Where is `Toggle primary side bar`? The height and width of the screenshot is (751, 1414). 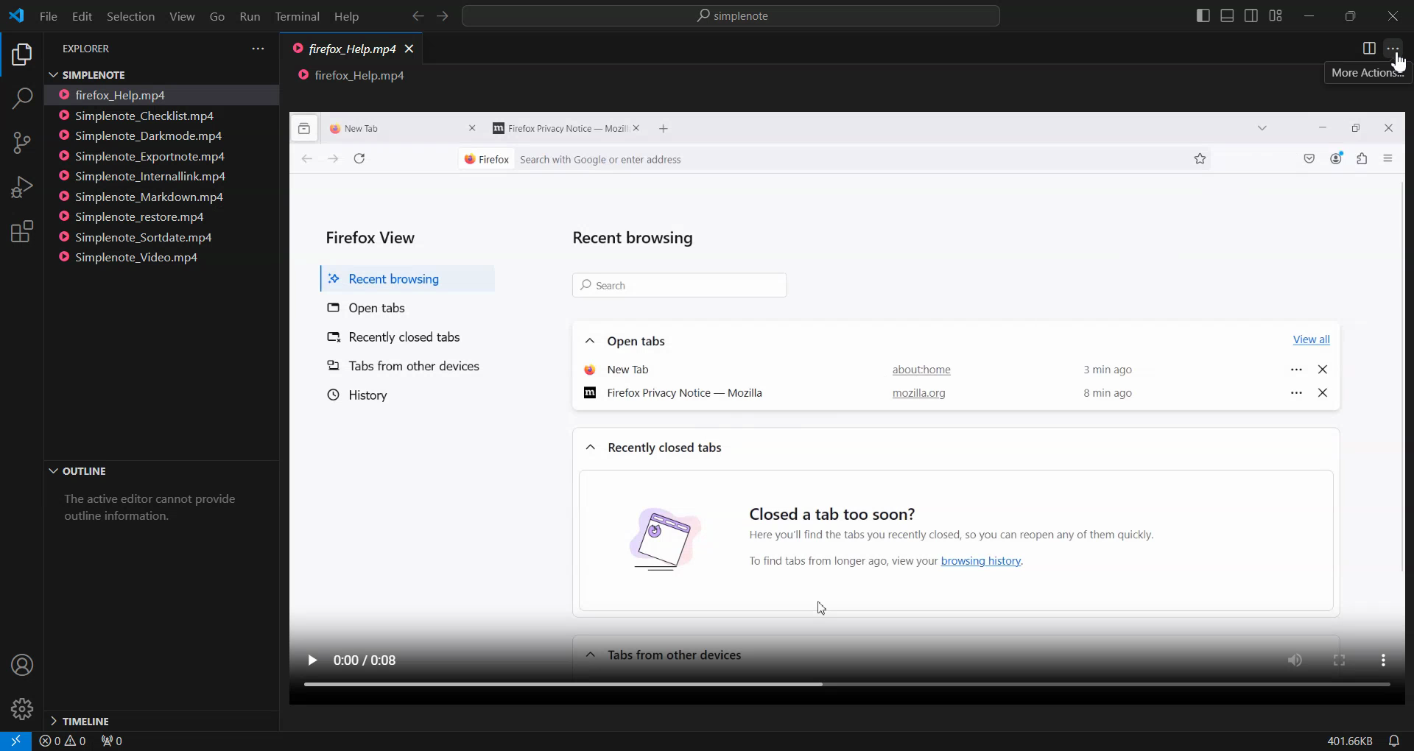 Toggle primary side bar is located at coordinates (1204, 15).